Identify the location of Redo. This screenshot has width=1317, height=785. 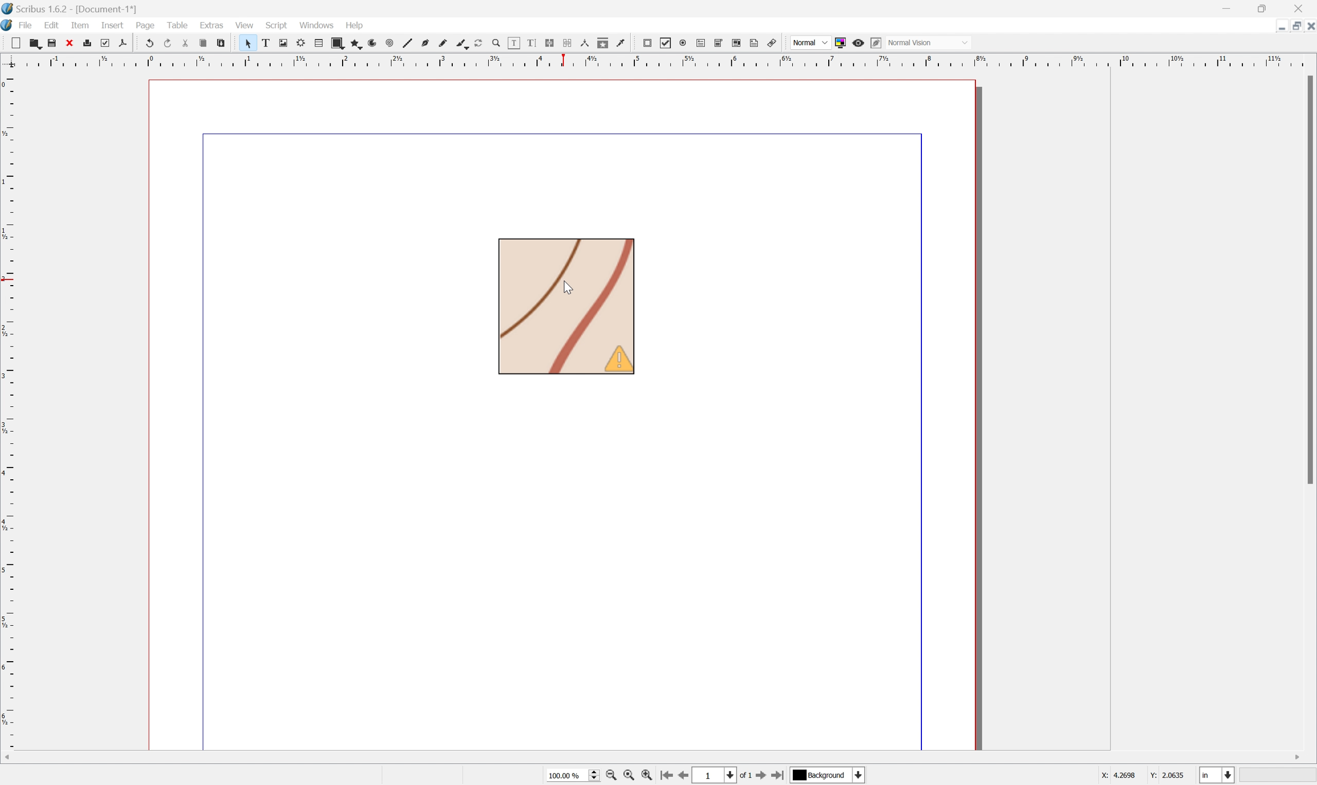
(171, 44).